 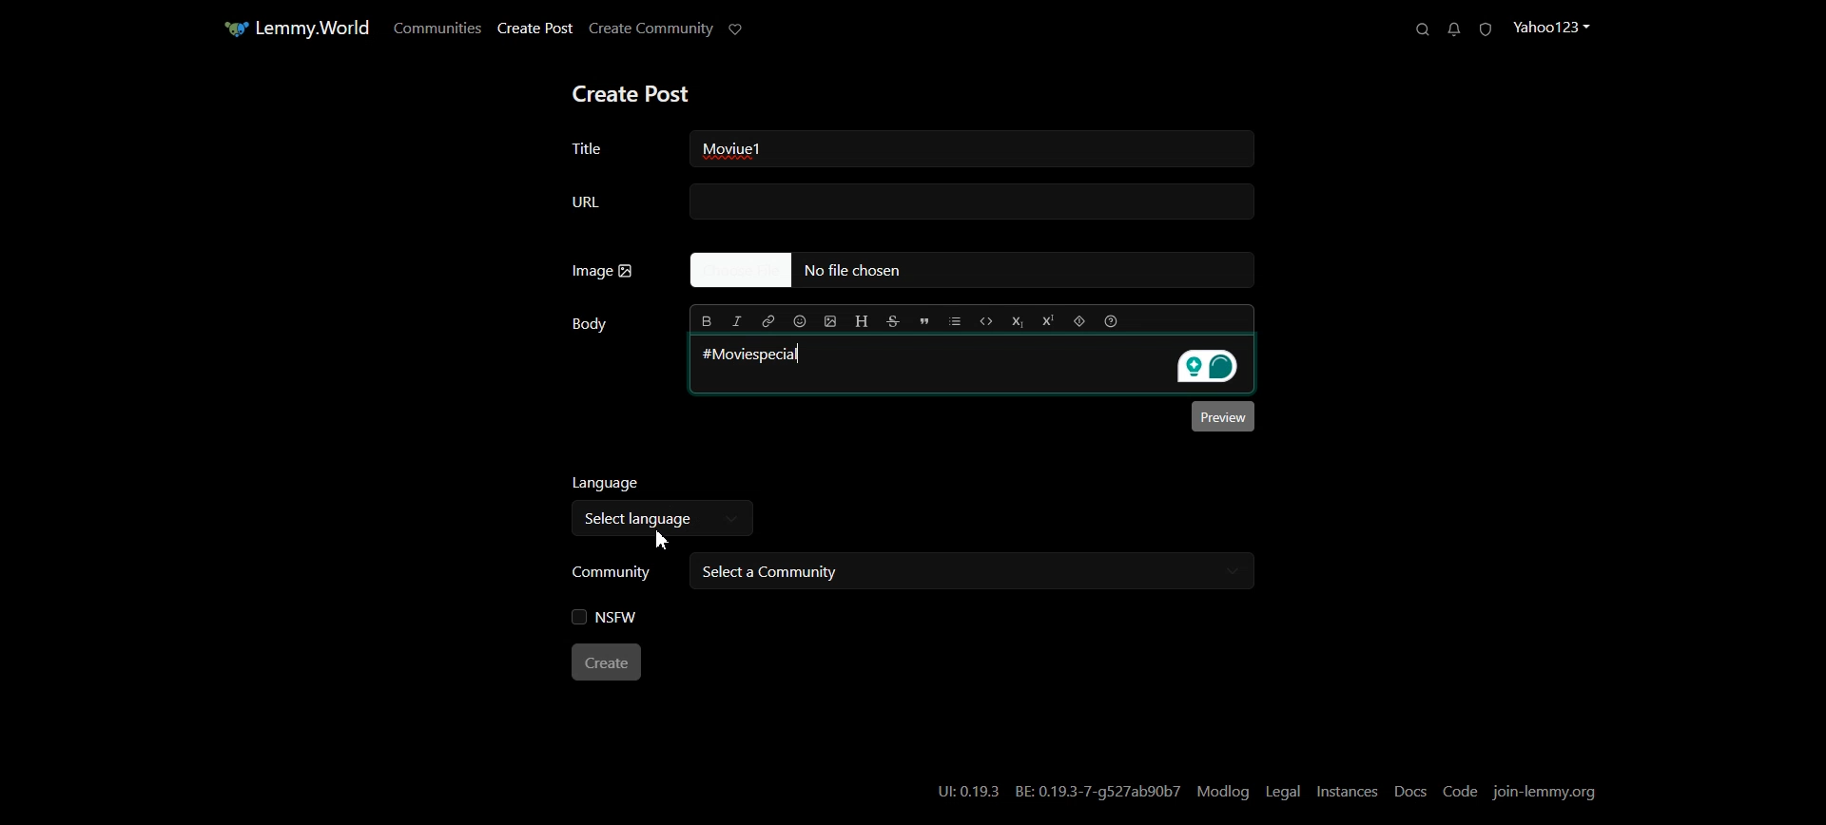 What do you see at coordinates (606, 618) in the screenshot?
I see `NSFW` at bounding box center [606, 618].